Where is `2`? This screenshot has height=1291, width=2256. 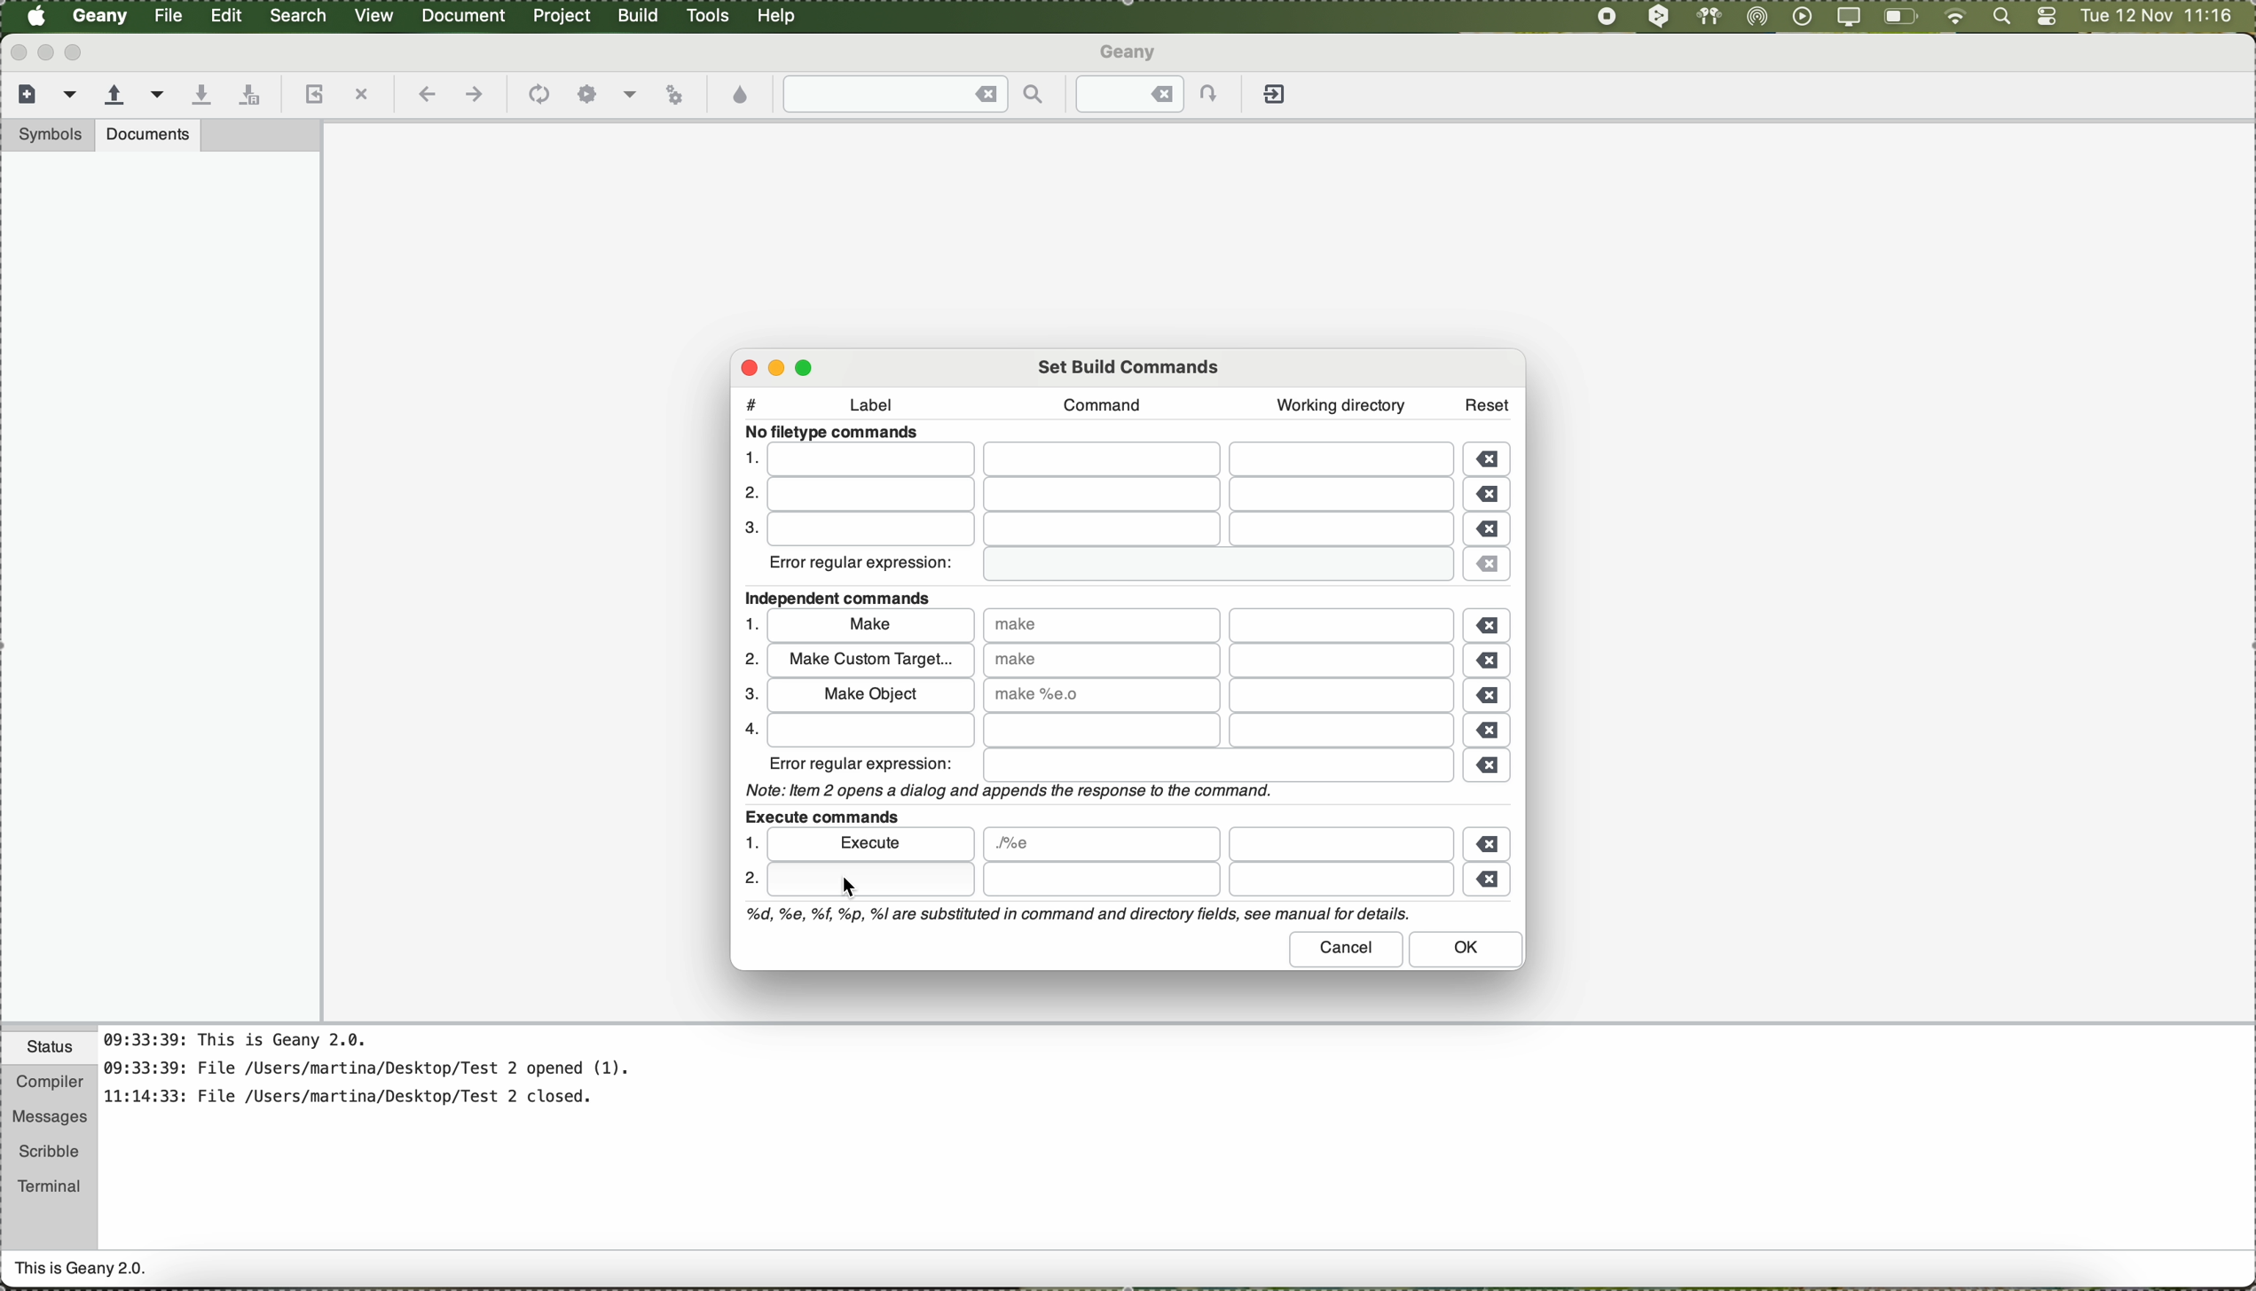 2 is located at coordinates (751, 881).